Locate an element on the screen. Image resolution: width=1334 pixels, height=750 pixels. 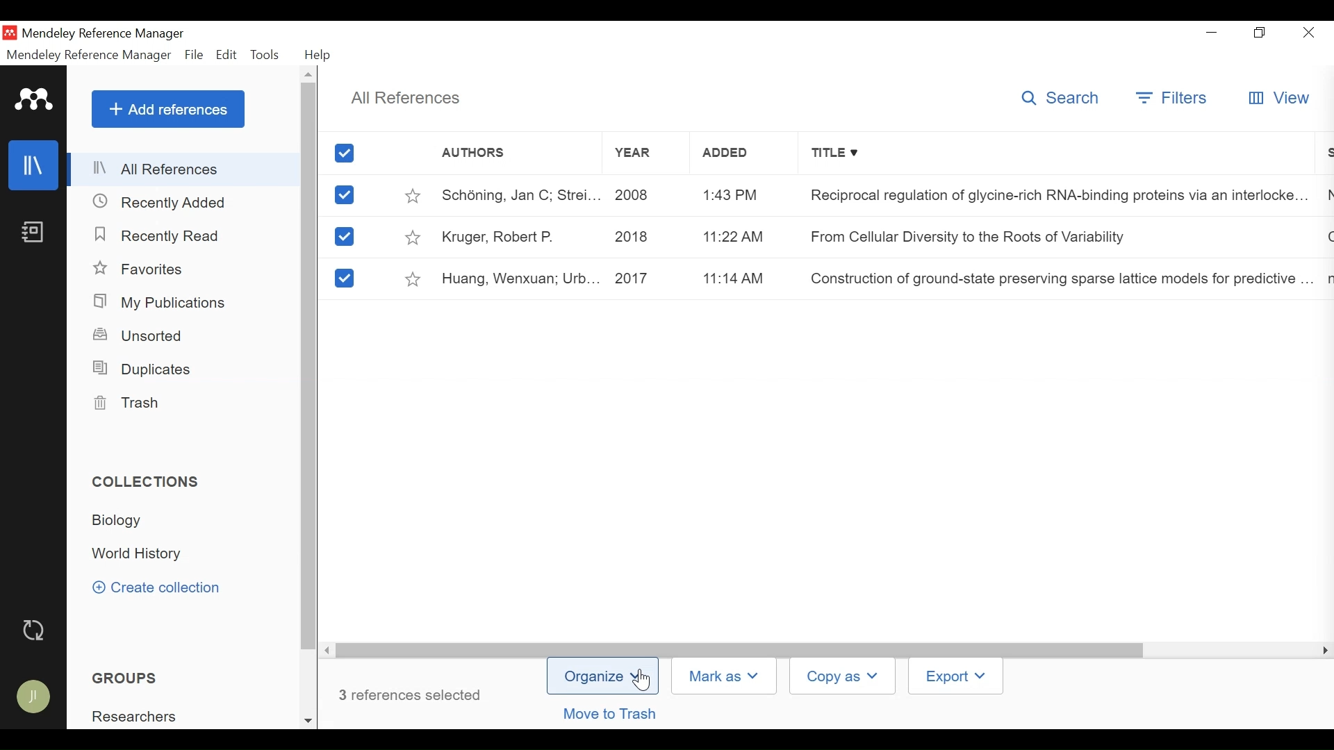
Journal Title is located at coordinates (1053, 237).